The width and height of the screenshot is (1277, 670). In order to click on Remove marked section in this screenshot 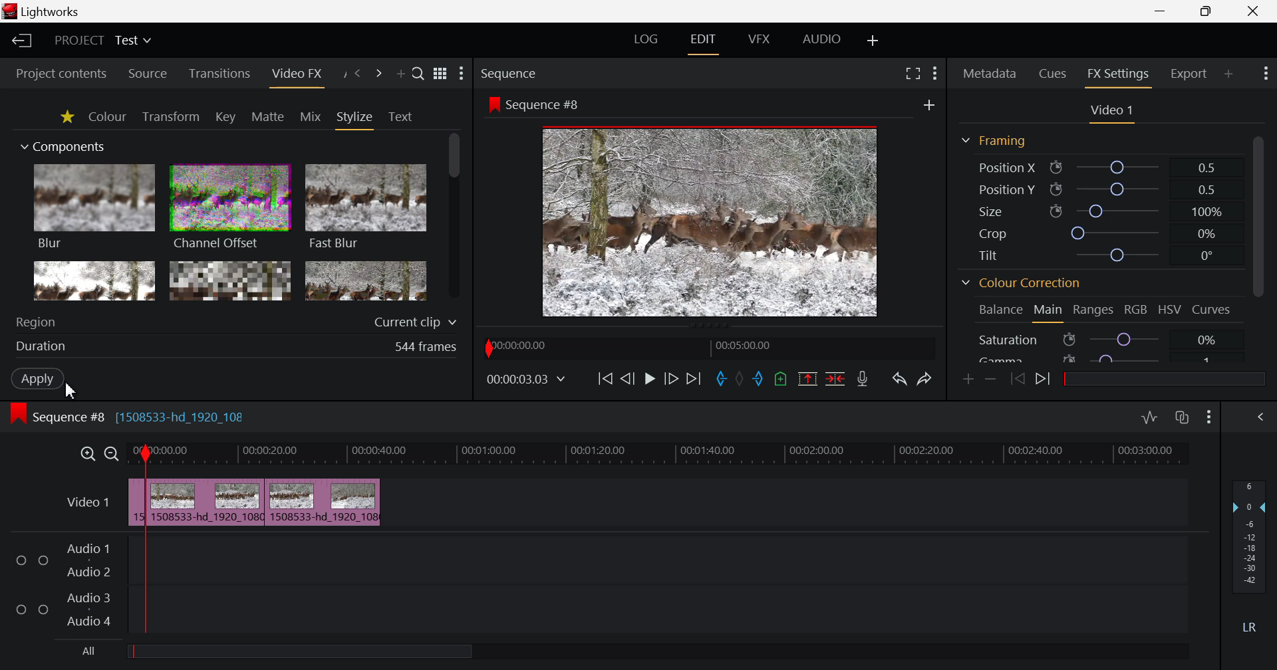, I will do `click(809, 380)`.